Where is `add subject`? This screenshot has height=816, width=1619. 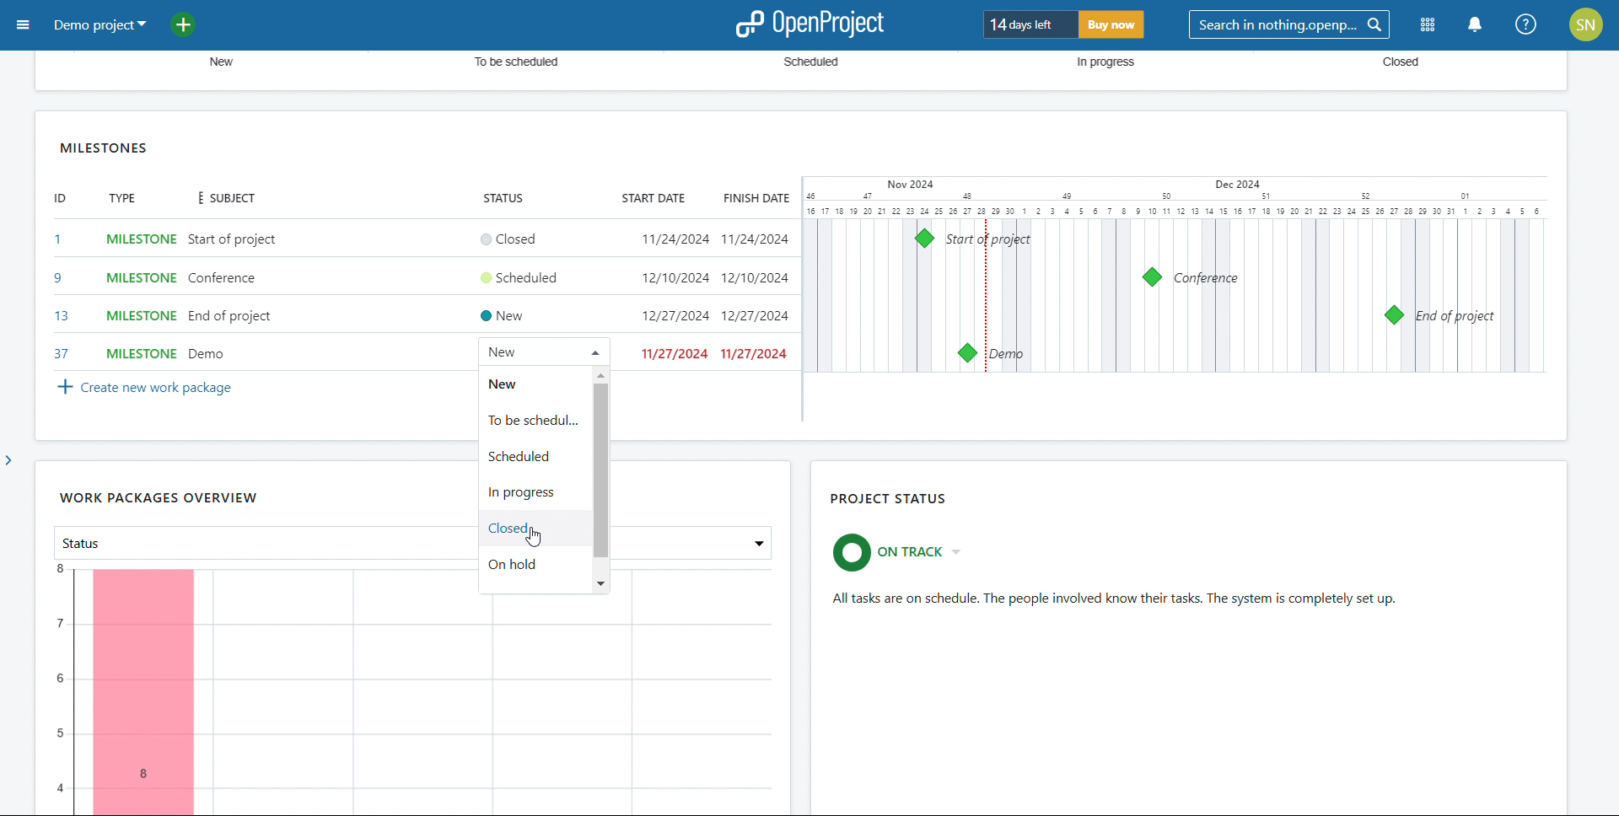 add subject is located at coordinates (233, 298).